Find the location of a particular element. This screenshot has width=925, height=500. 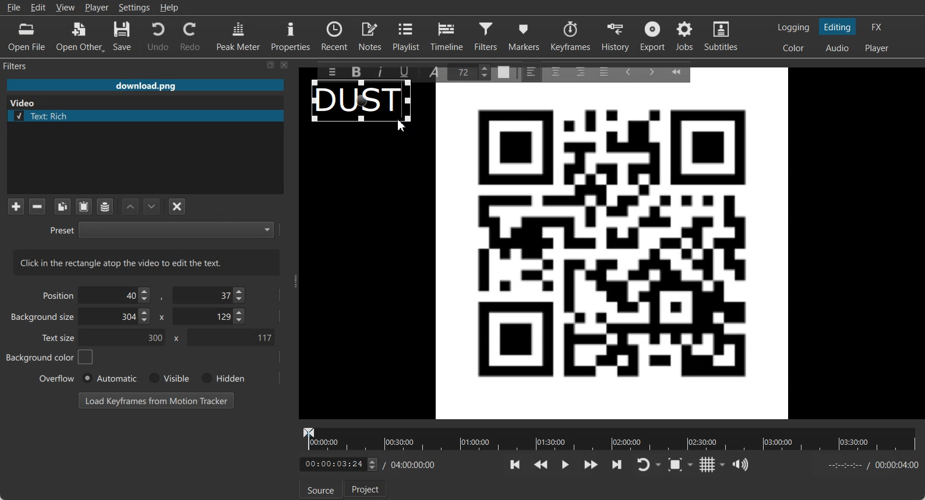

Toggle player lopping is located at coordinates (641, 465).